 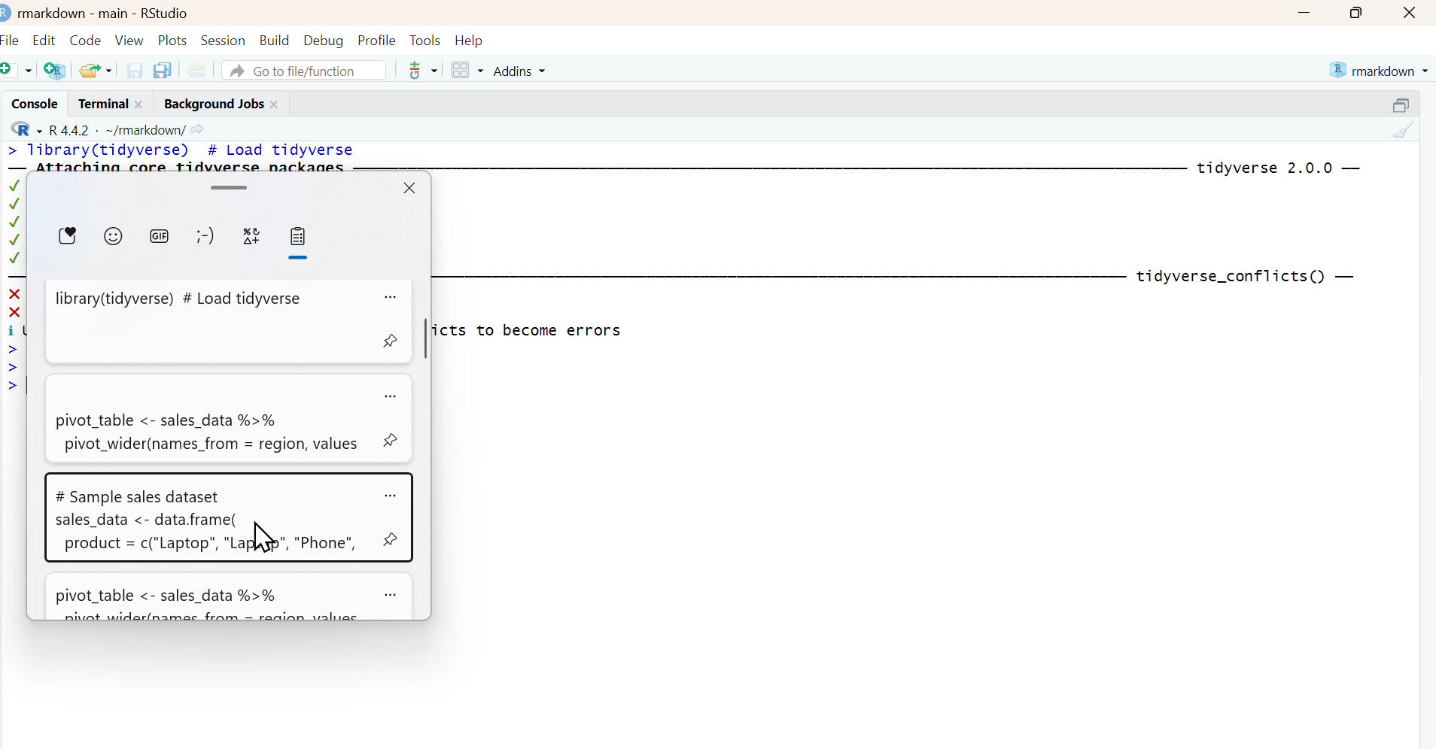 I want to click on >, so click(x=11, y=151).